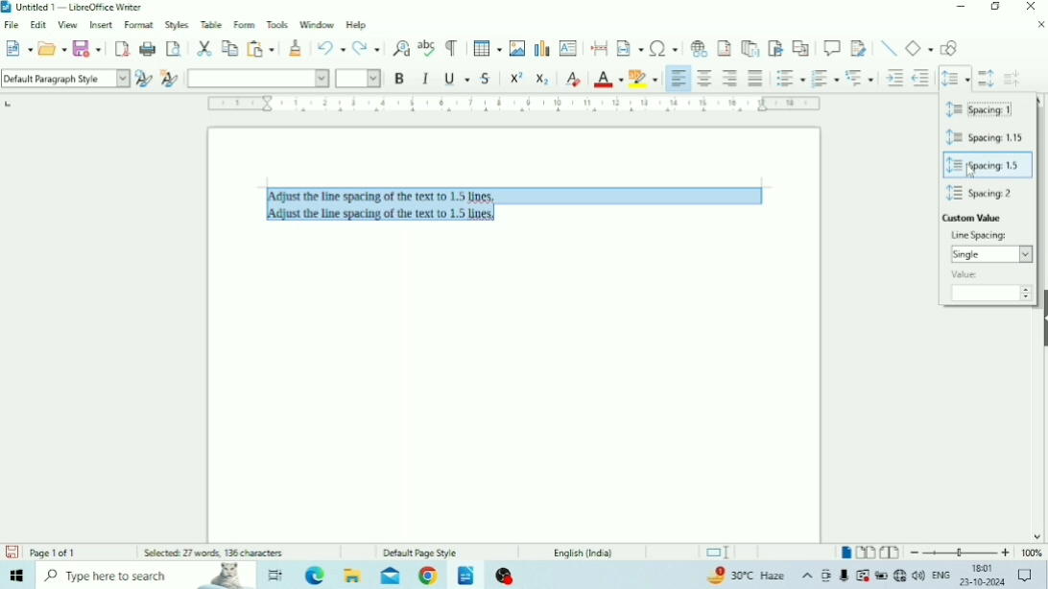 The width and height of the screenshot is (1048, 589). What do you see at coordinates (941, 575) in the screenshot?
I see `Language` at bounding box center [941, 575].